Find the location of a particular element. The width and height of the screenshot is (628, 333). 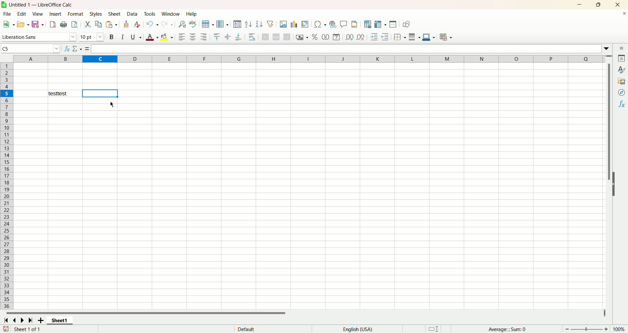

column is located at coordinates (222, 24).